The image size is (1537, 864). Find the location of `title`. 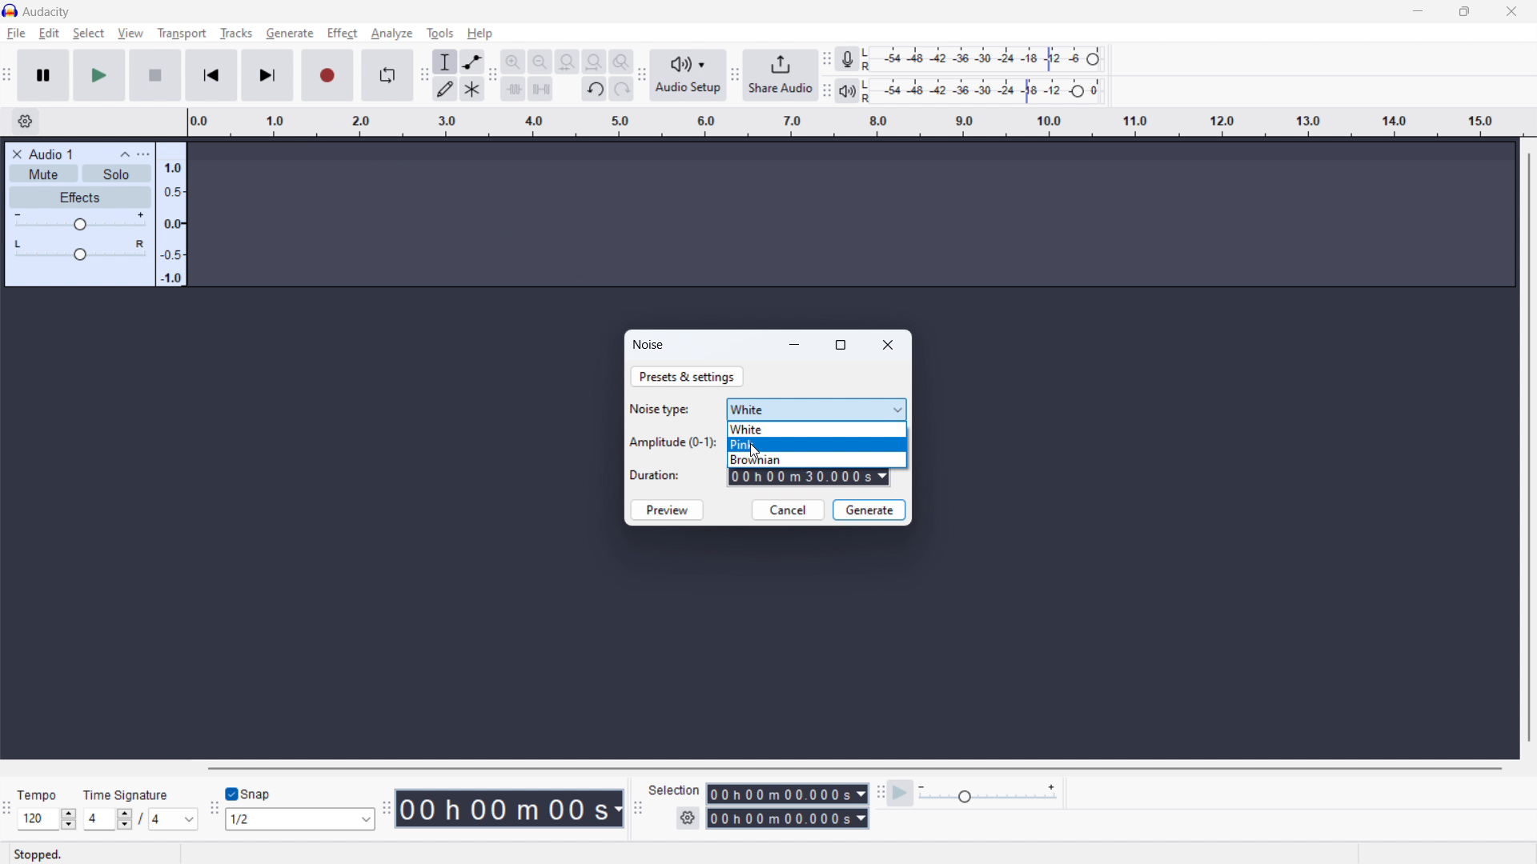

title is located at coordinates (46, 12).